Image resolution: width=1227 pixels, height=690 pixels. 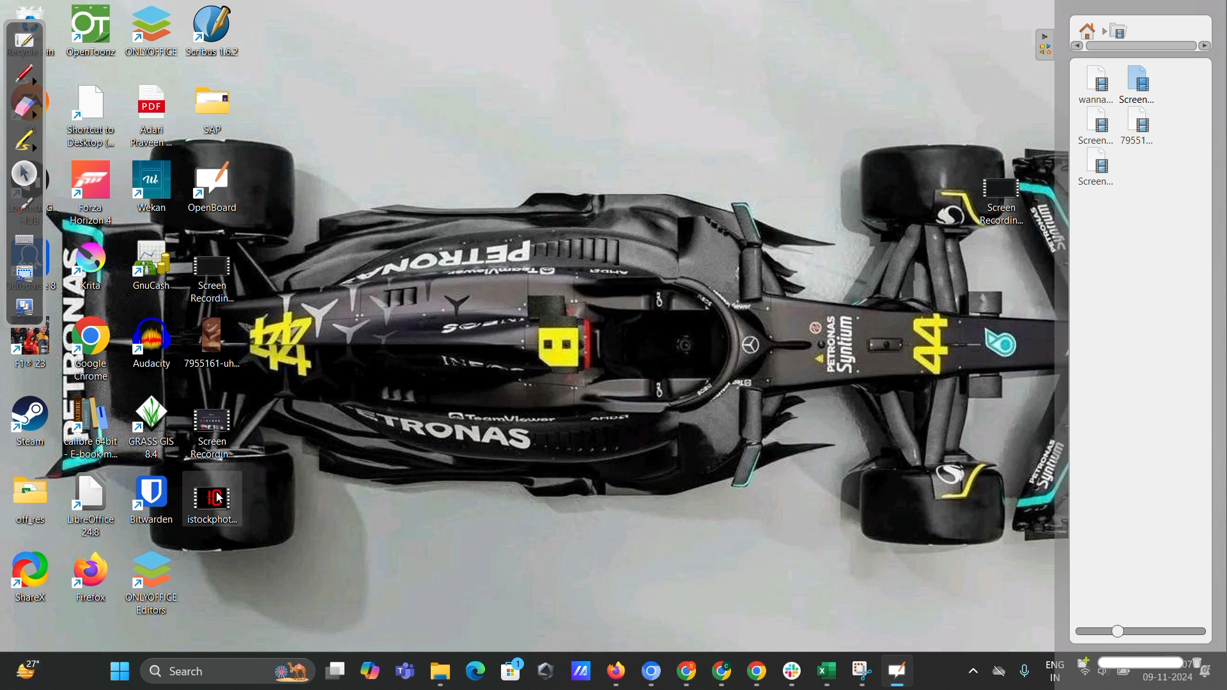 What do you see at coordinates (690, 671) in the screenshot?
I see `minimized google chrome` at bounding box center [690, 671].